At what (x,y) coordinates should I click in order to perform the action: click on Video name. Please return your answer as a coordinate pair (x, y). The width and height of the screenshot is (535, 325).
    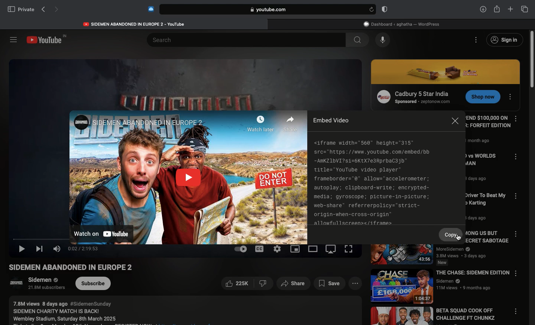
    Looking at the image, I should click on (437, 316).